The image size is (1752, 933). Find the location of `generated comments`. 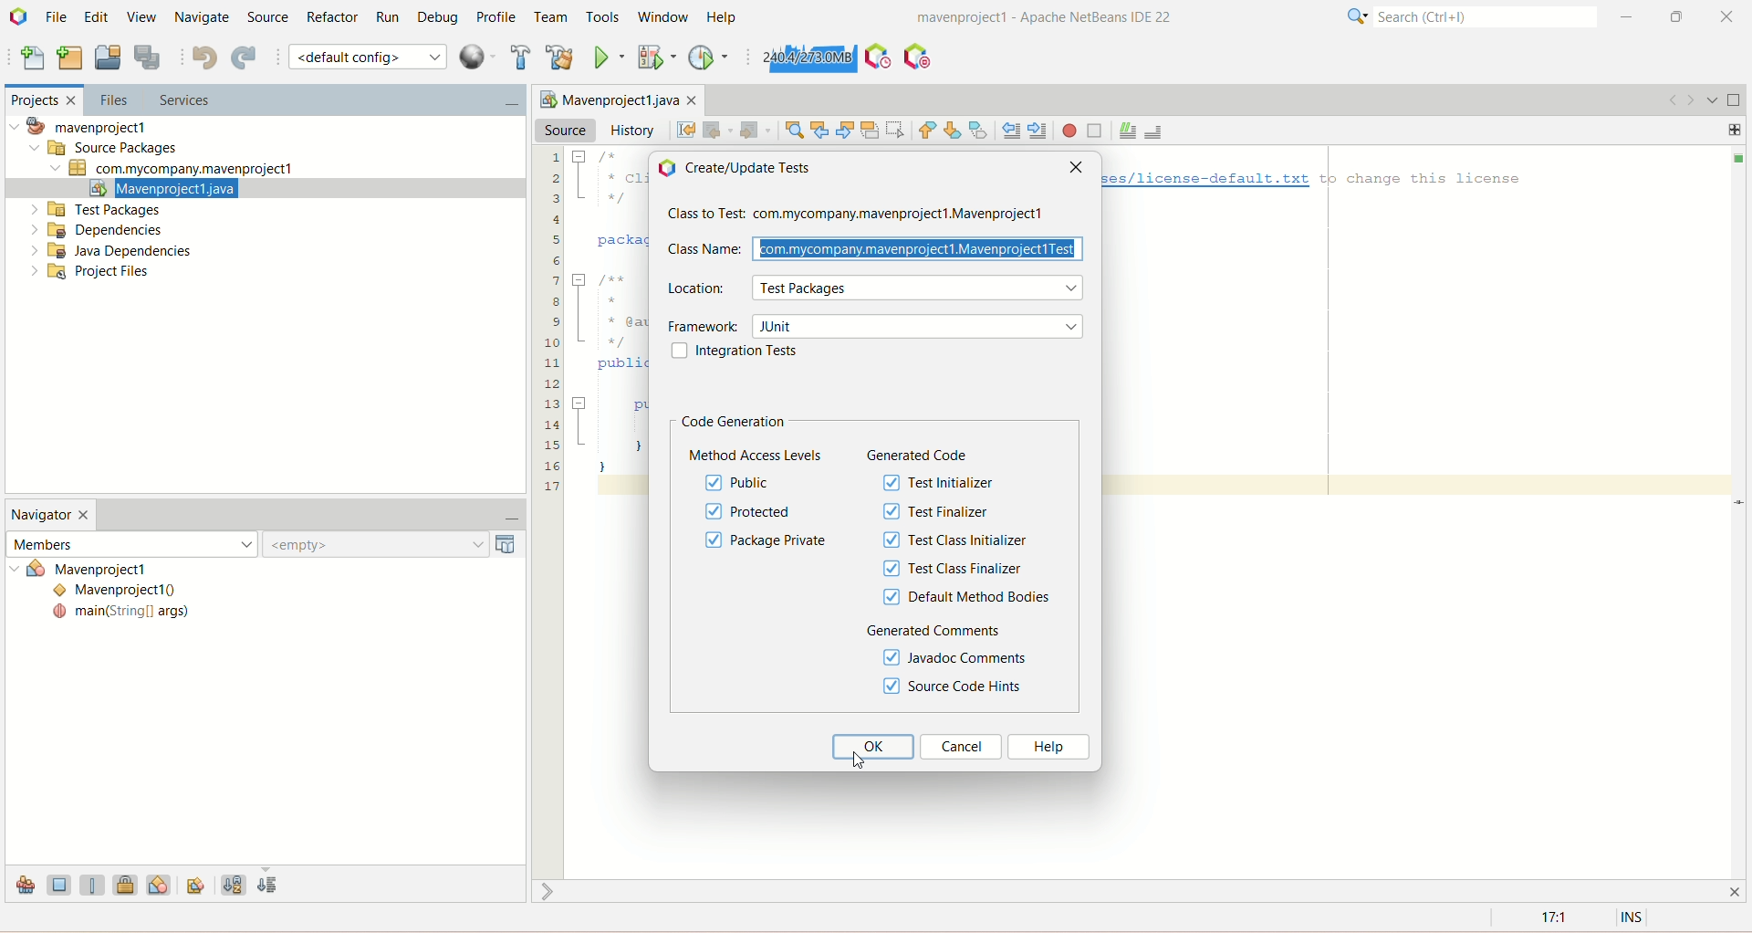

generated comments is located at coordinates (941, 634).